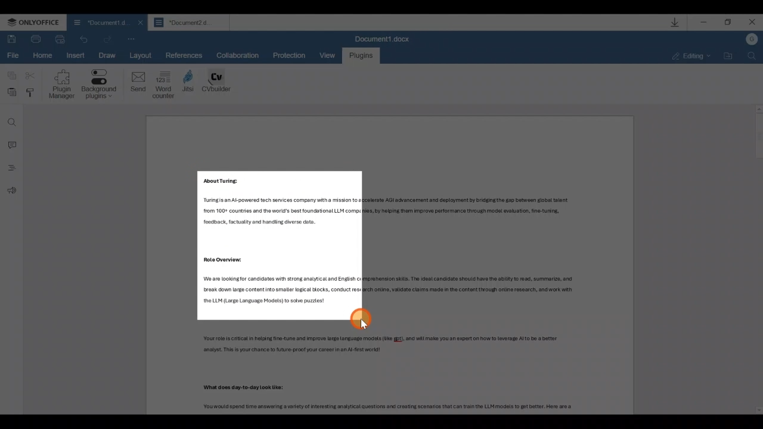 The height and width of the screenshot is (429, 763). I want to click on Feedback & support, so click(11, 192).